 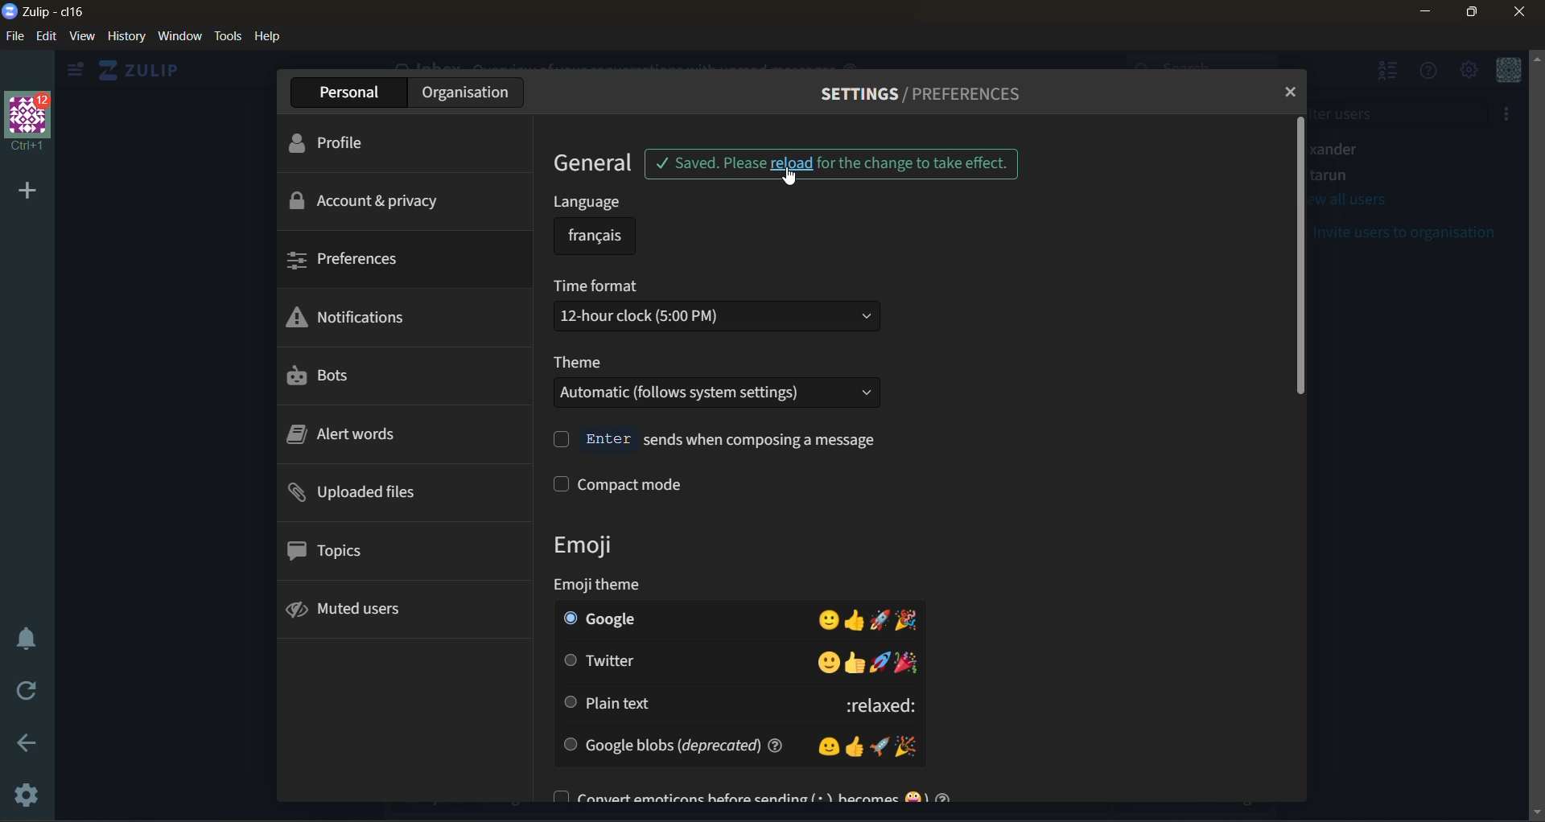 What do you see at coordinates (182, 39) in the screenshot?
I see `window` at bounding box center [182, 39].